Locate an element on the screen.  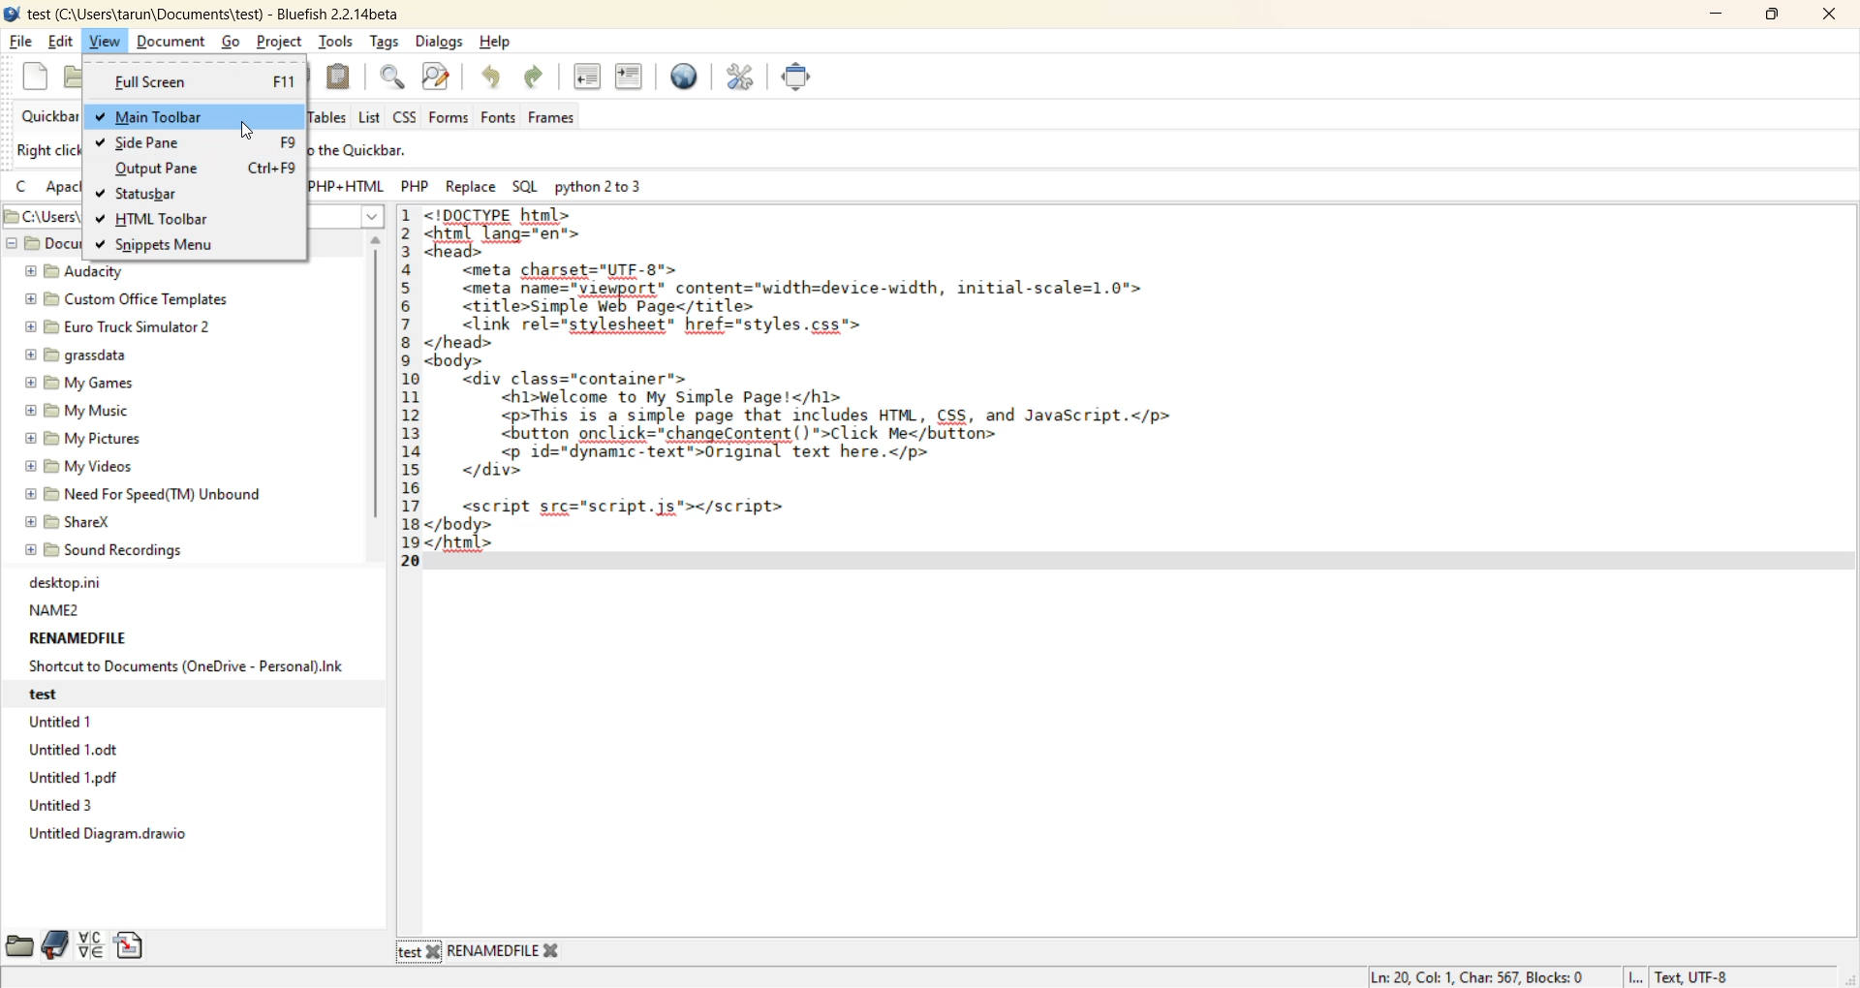
replace is located at coordinates (475, 189).